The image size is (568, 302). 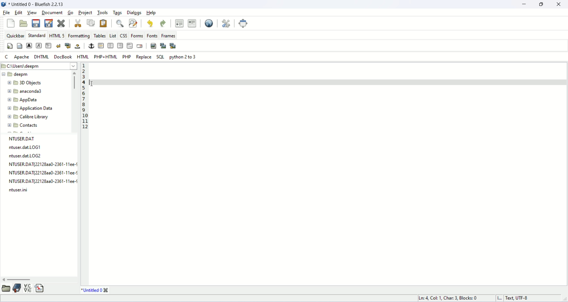 What do you see at coordinates (136, 35) in the screenshot?
I see `forms` at bounding box center [136, 35].